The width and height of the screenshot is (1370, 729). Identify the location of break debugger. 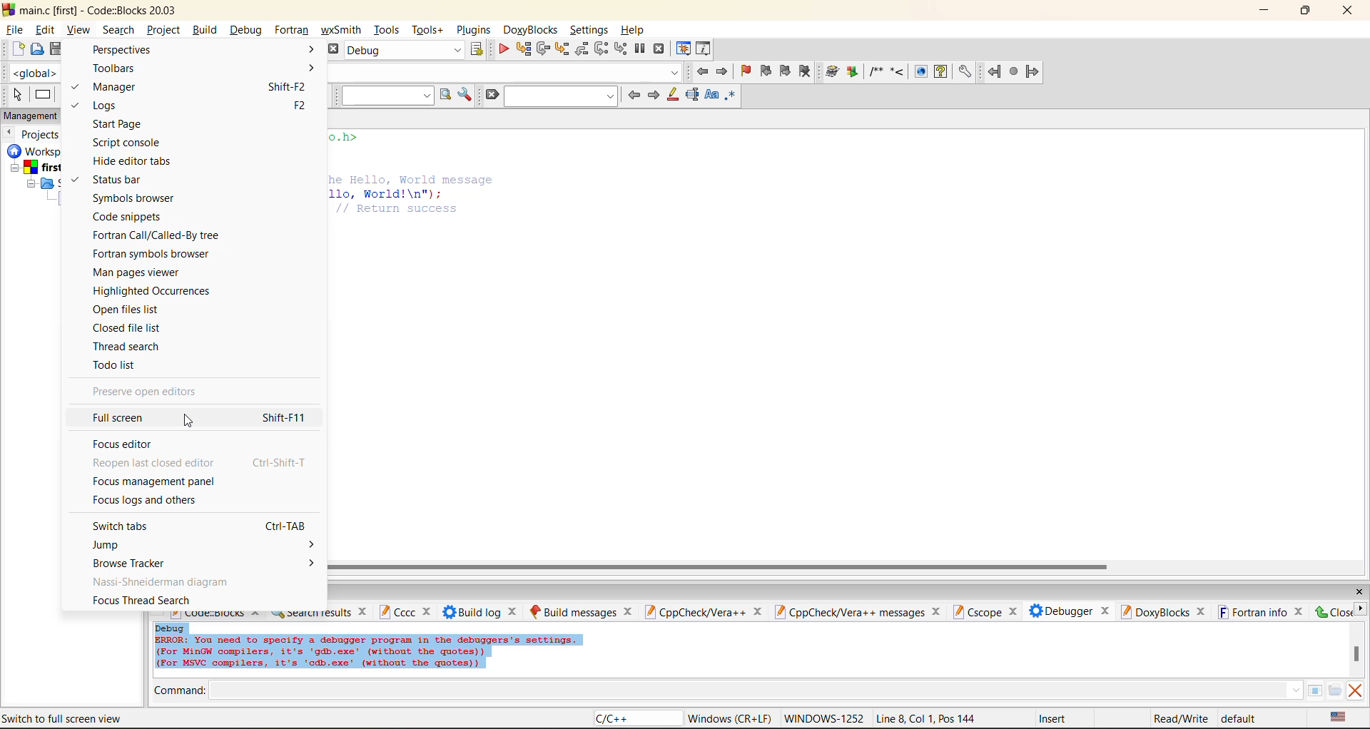
(641, 51).